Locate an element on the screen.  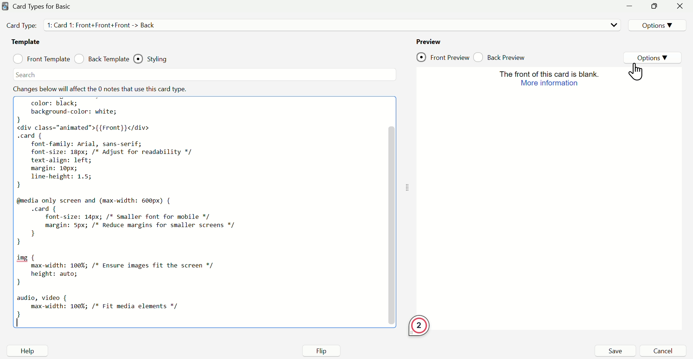
Save is located at coordinates (615, 351).